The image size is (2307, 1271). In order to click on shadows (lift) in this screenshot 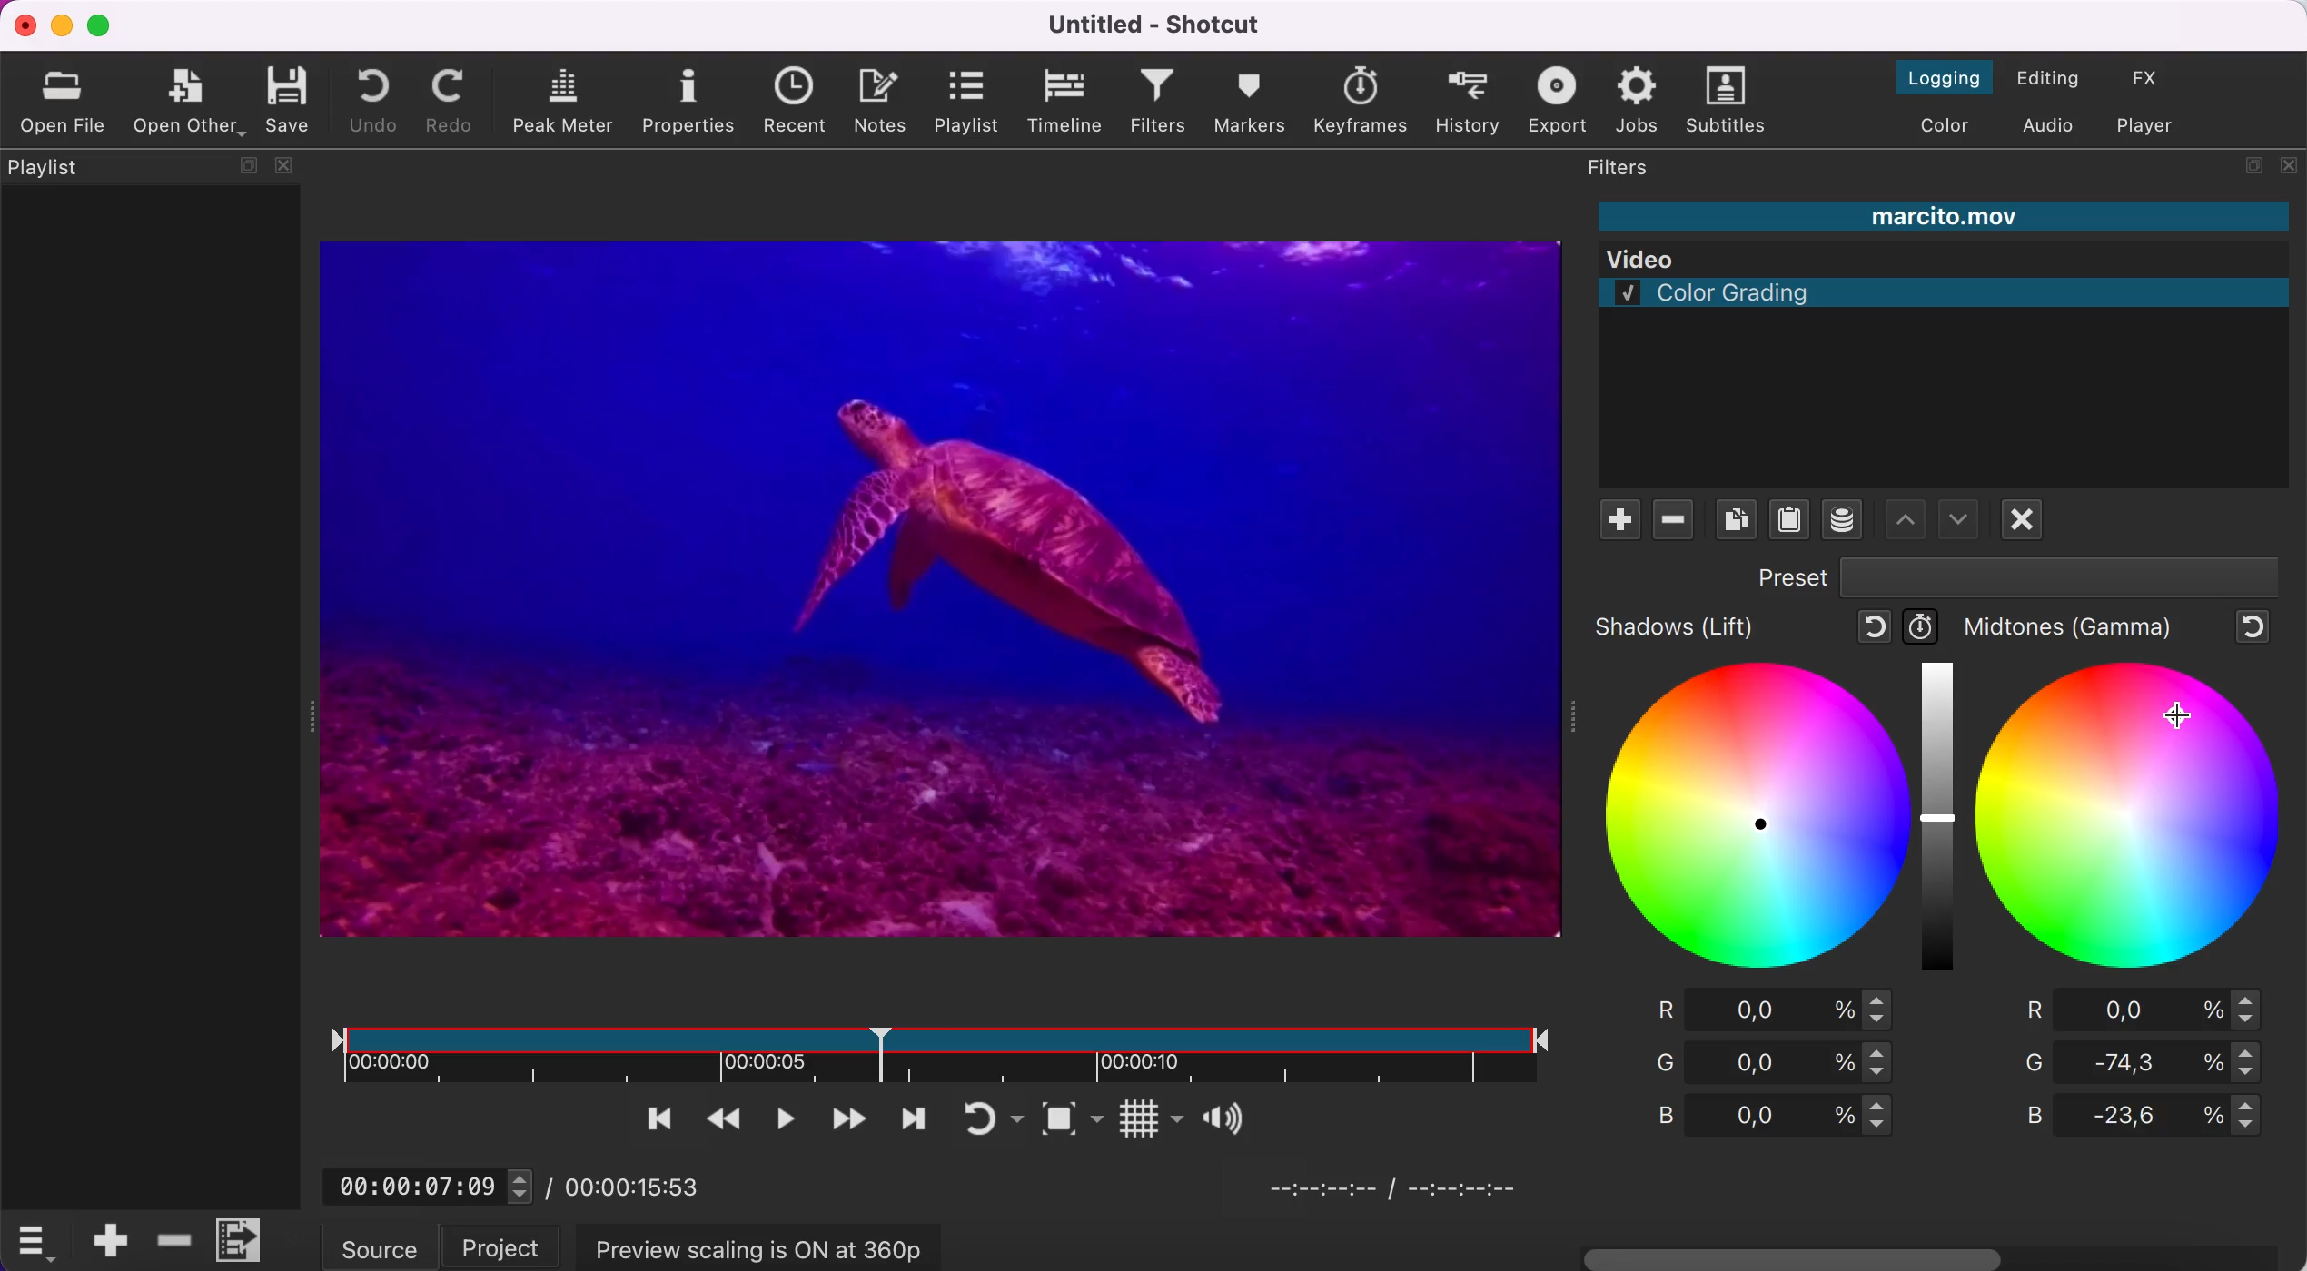, I will do `click(1687, 629)`.